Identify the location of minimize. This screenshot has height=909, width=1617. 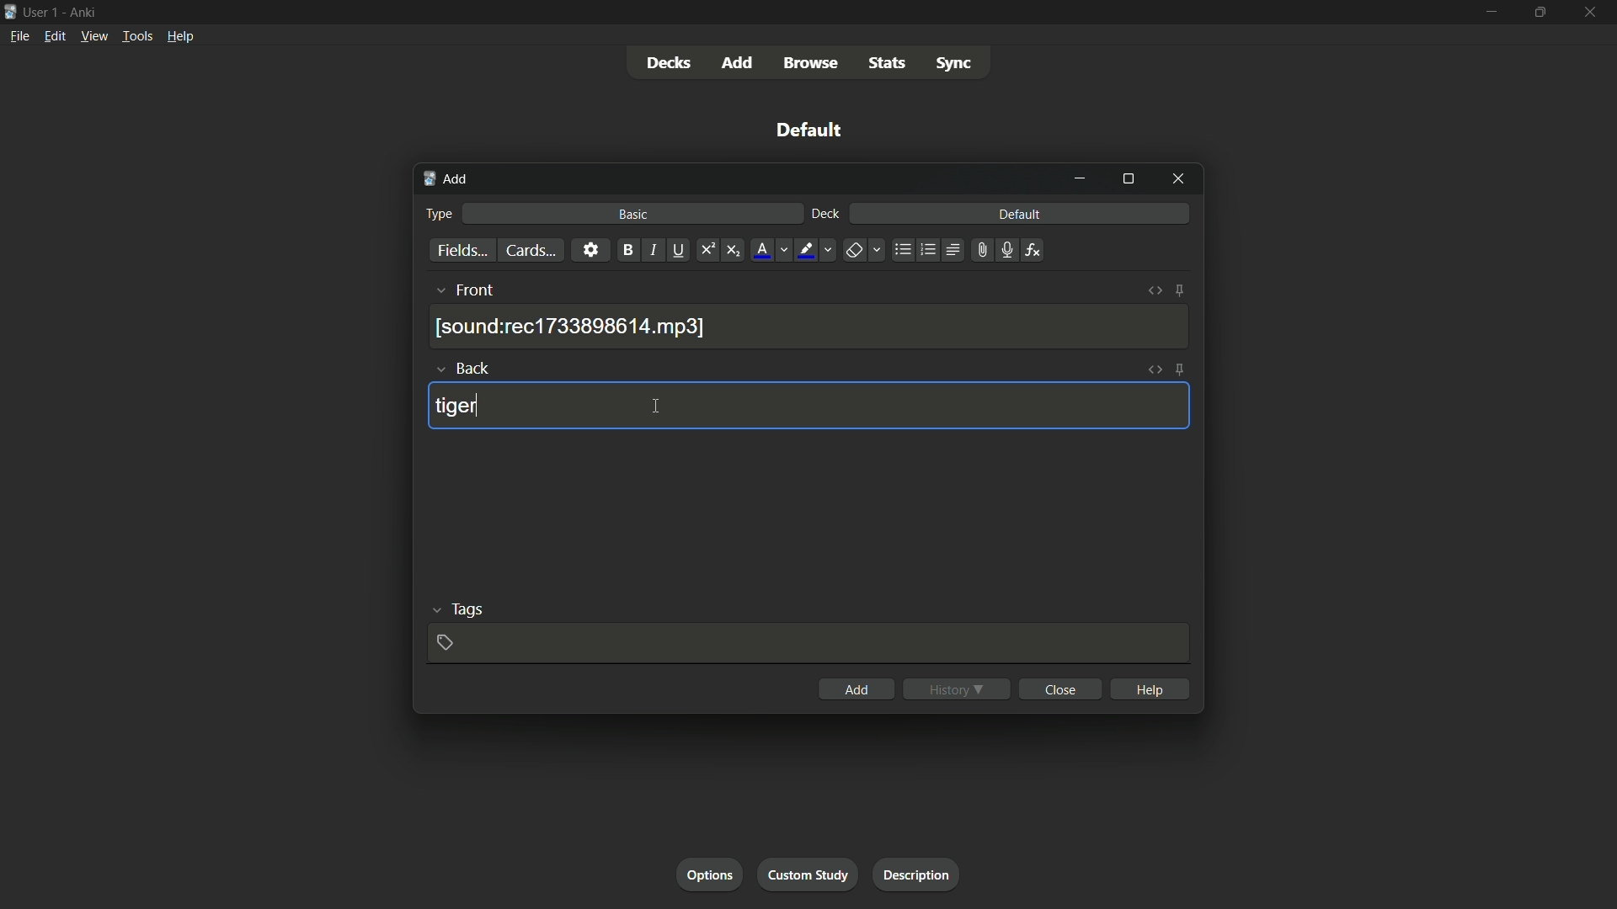
(1082, 178).